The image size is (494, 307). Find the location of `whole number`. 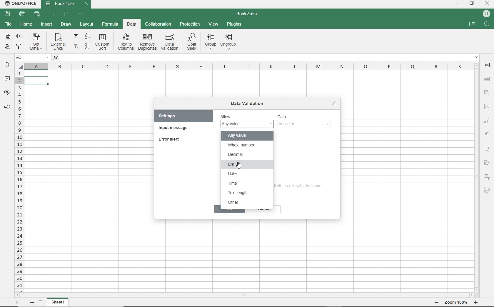

whole number is located at coordinates (244, 145).